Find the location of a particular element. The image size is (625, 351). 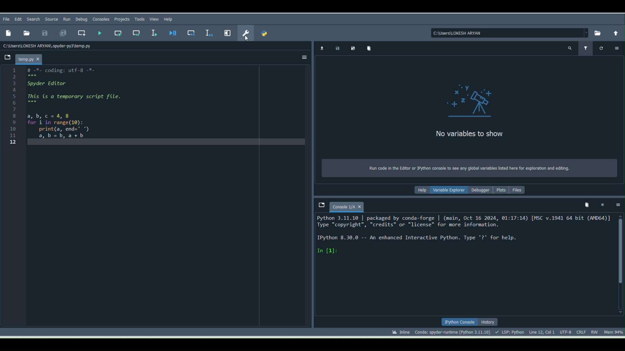

Completions, linting, code folding and symbols status is located at coordinates (510, 331).